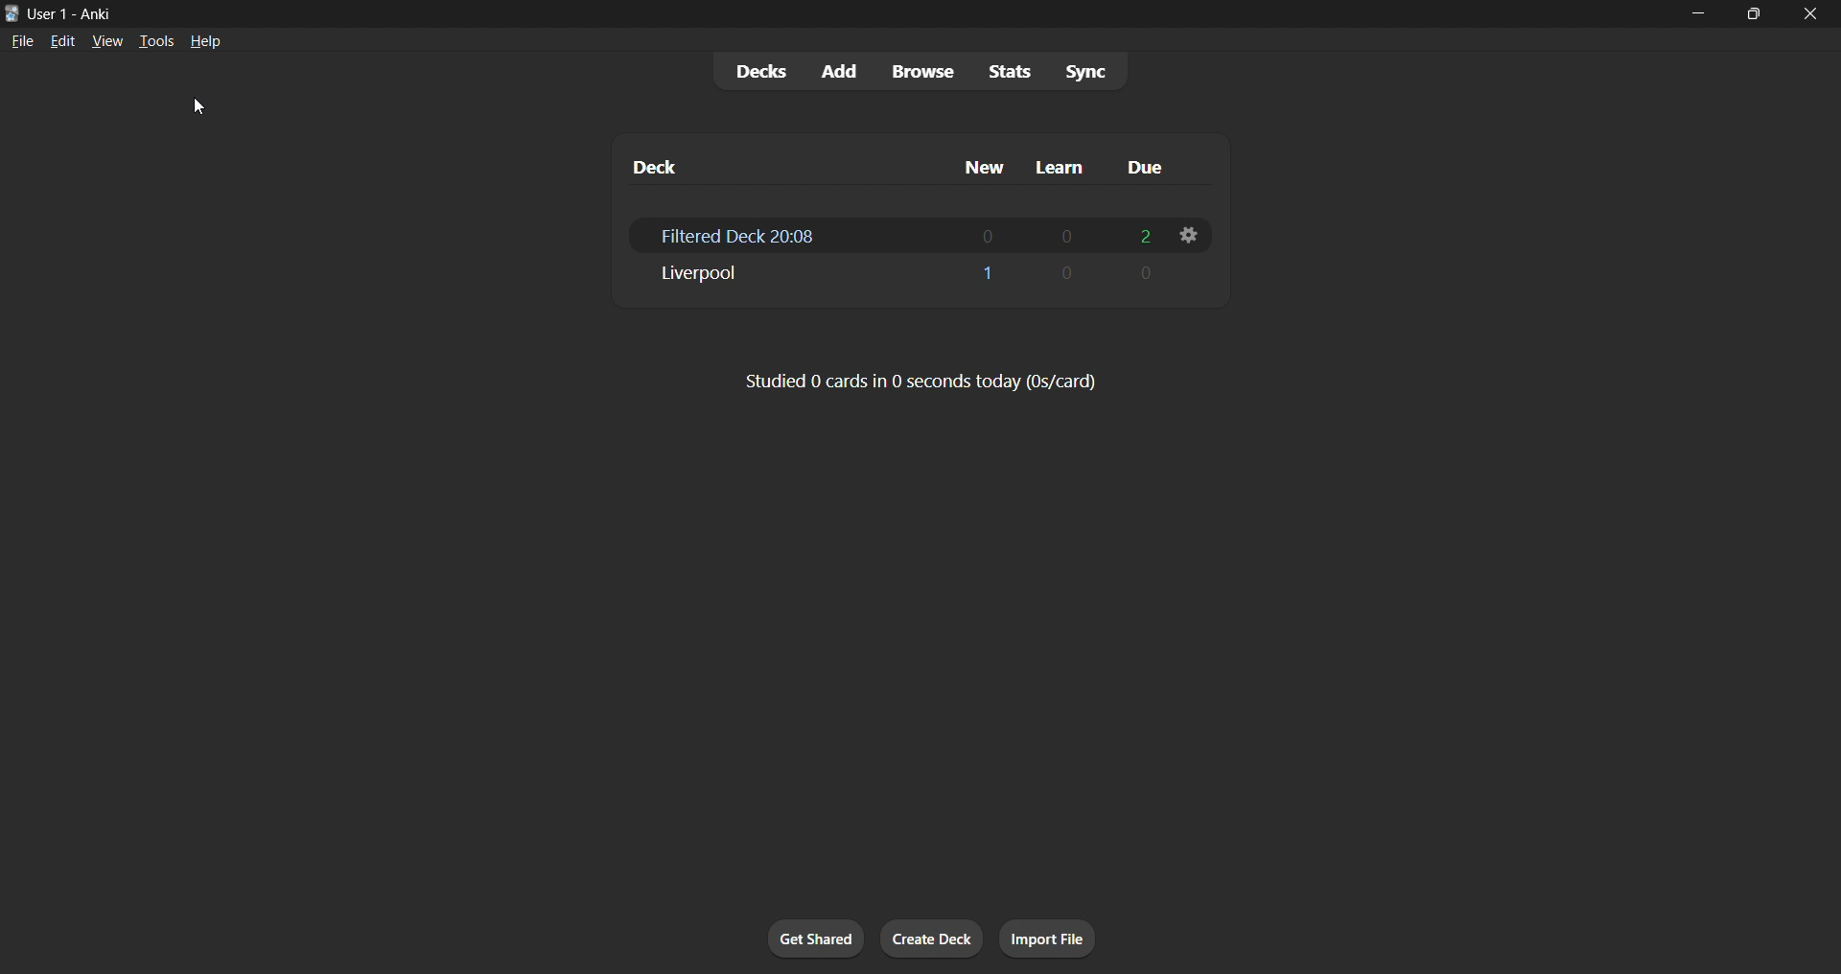 The height and width of the screenshot is (974, 1841). What do you see at coordinates (207, 43) in the screenshot?
I see `help` at bounding box center [207, 43].